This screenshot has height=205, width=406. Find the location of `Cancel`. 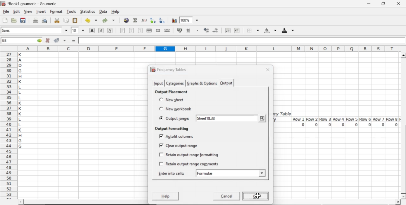

Cancel is located at coordinates (227, 197).